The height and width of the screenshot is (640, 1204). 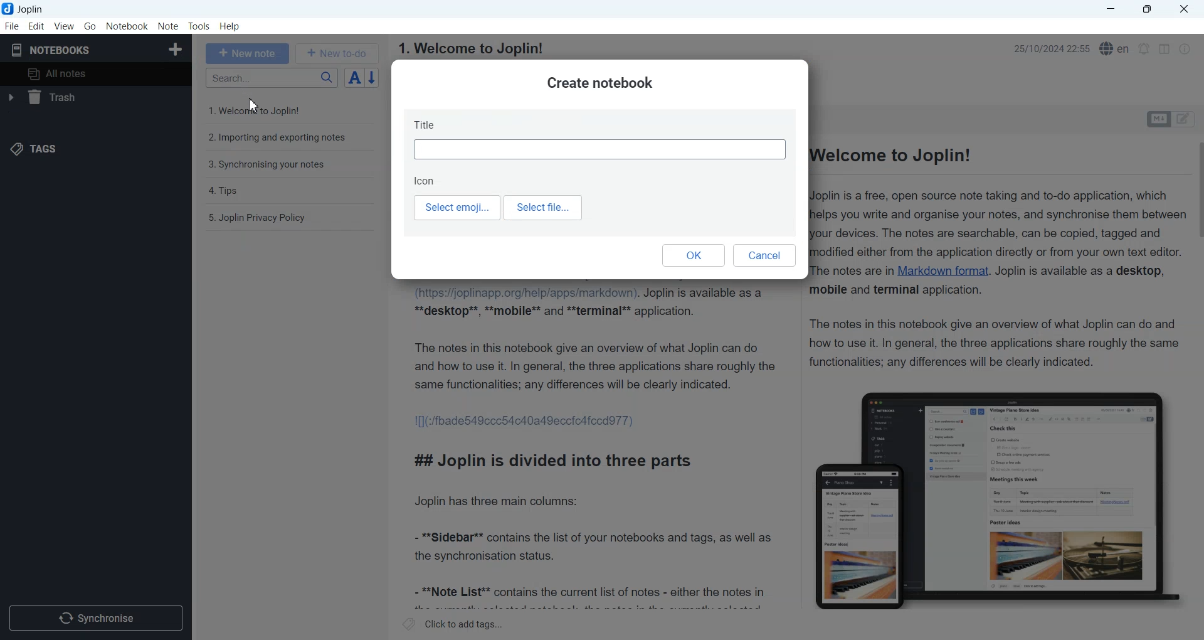 What do you see at coordinates (95, 617) in the screenshot?
I see `Synchronize` at bounding box center [95, 617].